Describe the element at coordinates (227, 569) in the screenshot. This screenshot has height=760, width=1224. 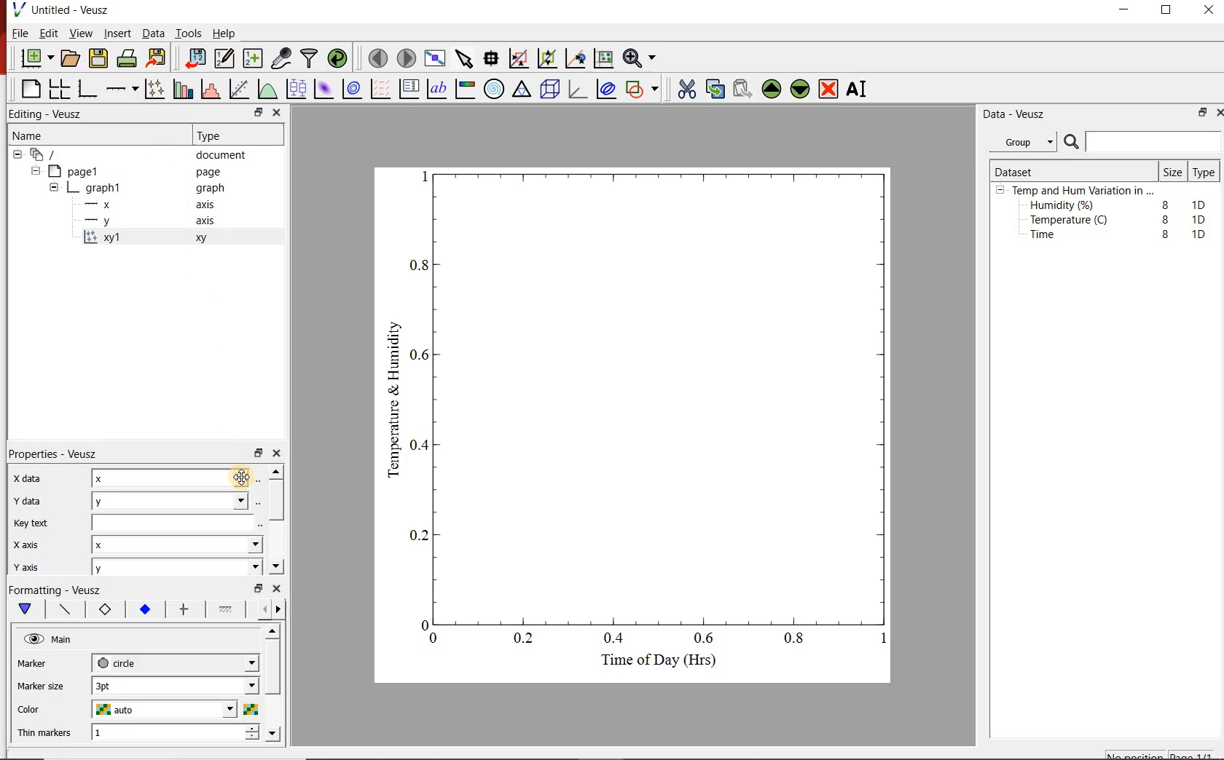
I see `y axis dropdown` at that location.